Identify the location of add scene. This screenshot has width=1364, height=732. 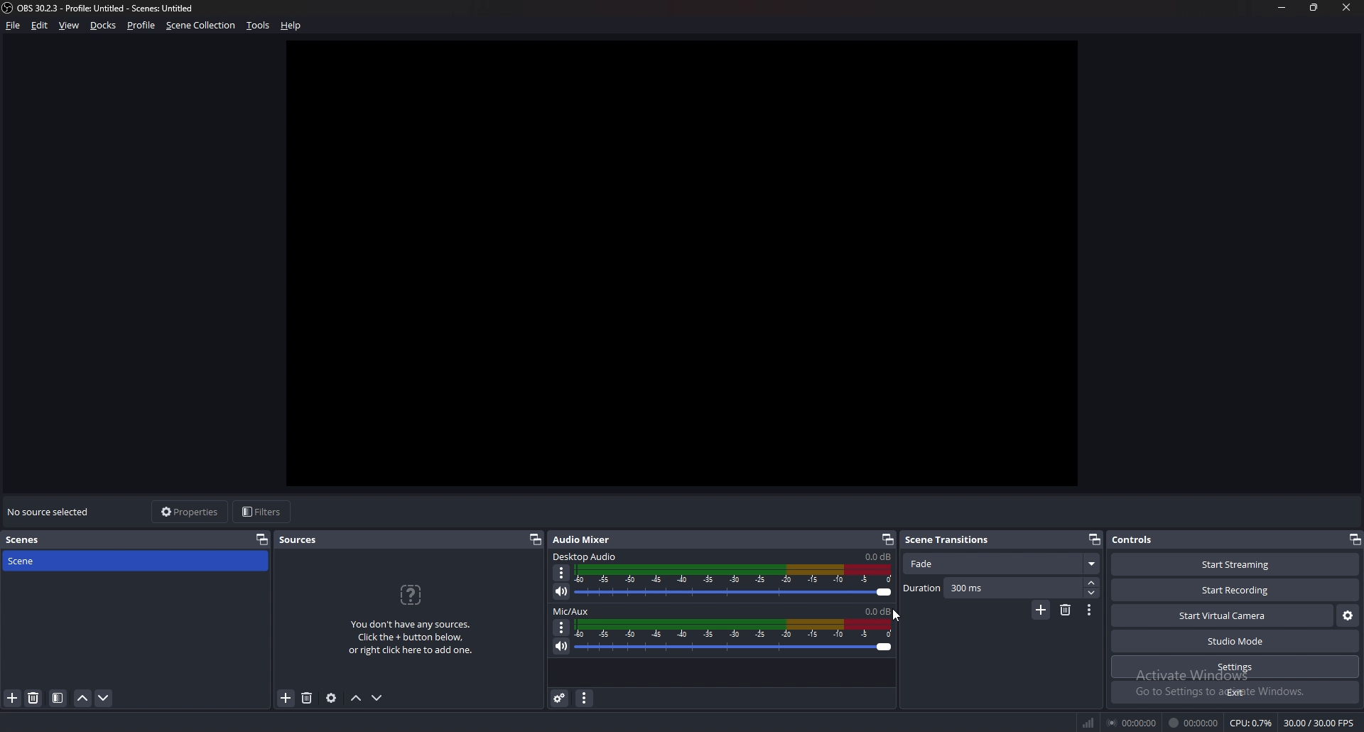
(12, 699).